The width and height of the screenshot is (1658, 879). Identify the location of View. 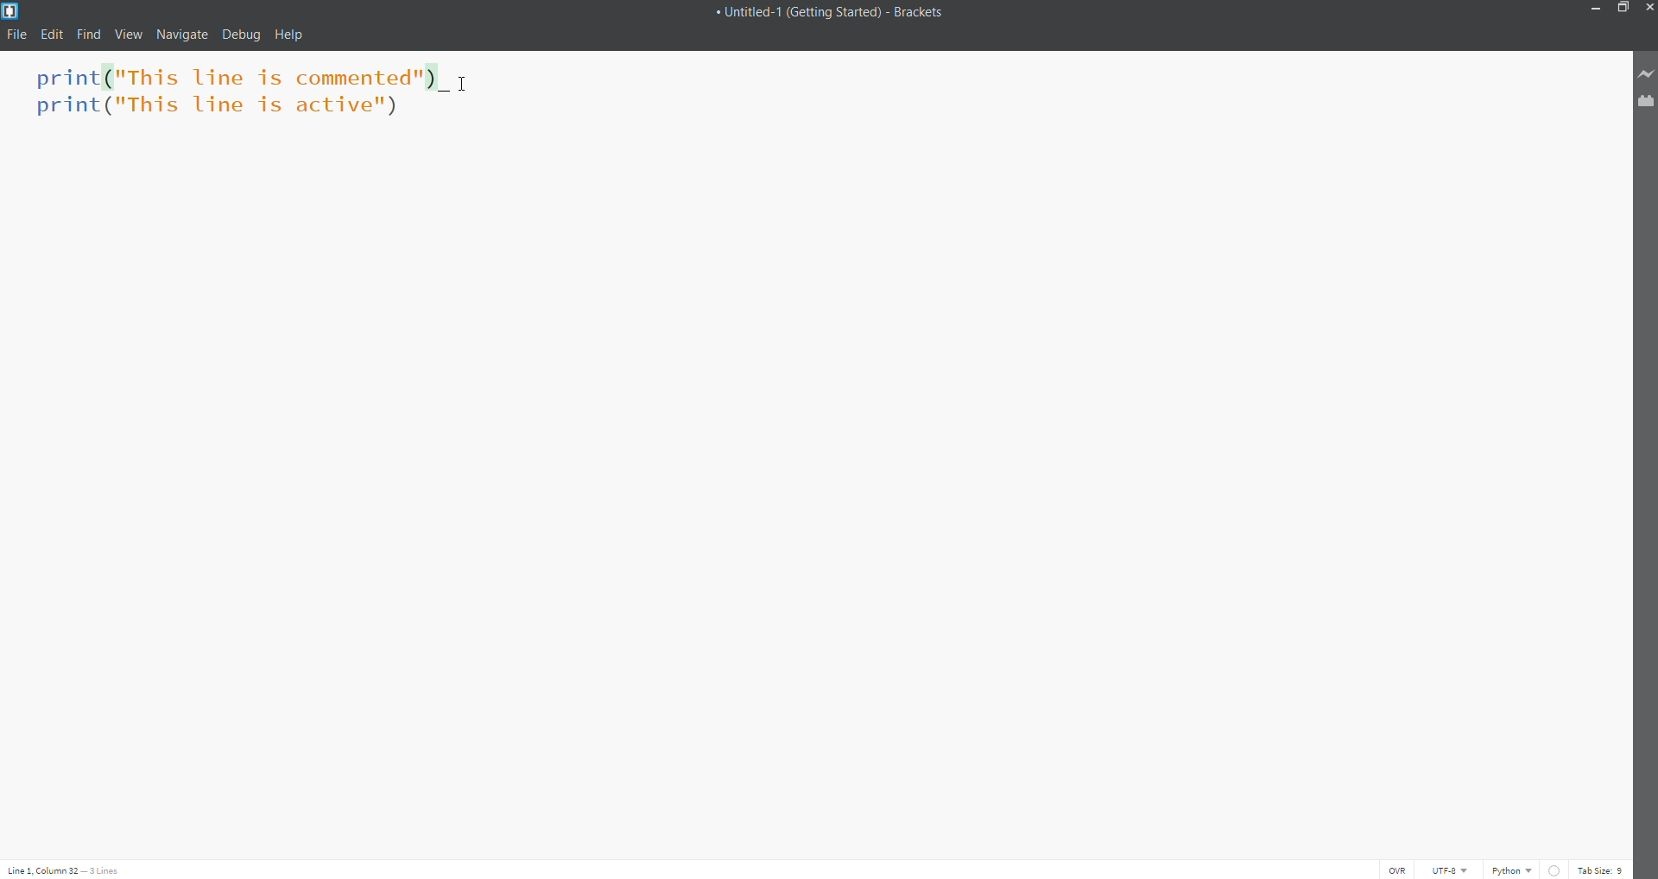
(127, 35).